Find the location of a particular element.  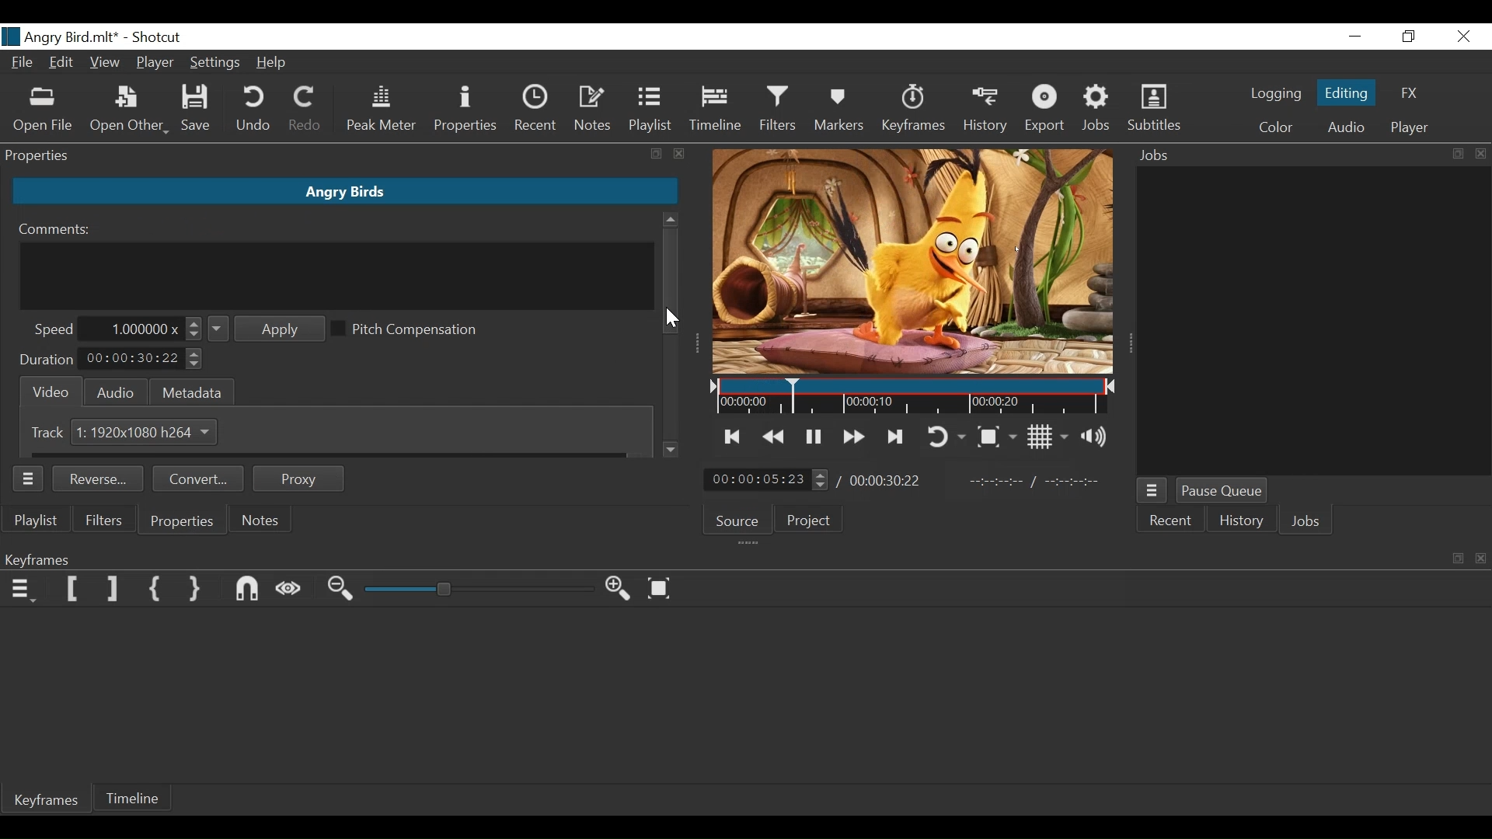

Recent is located at coordinates (534, 110).